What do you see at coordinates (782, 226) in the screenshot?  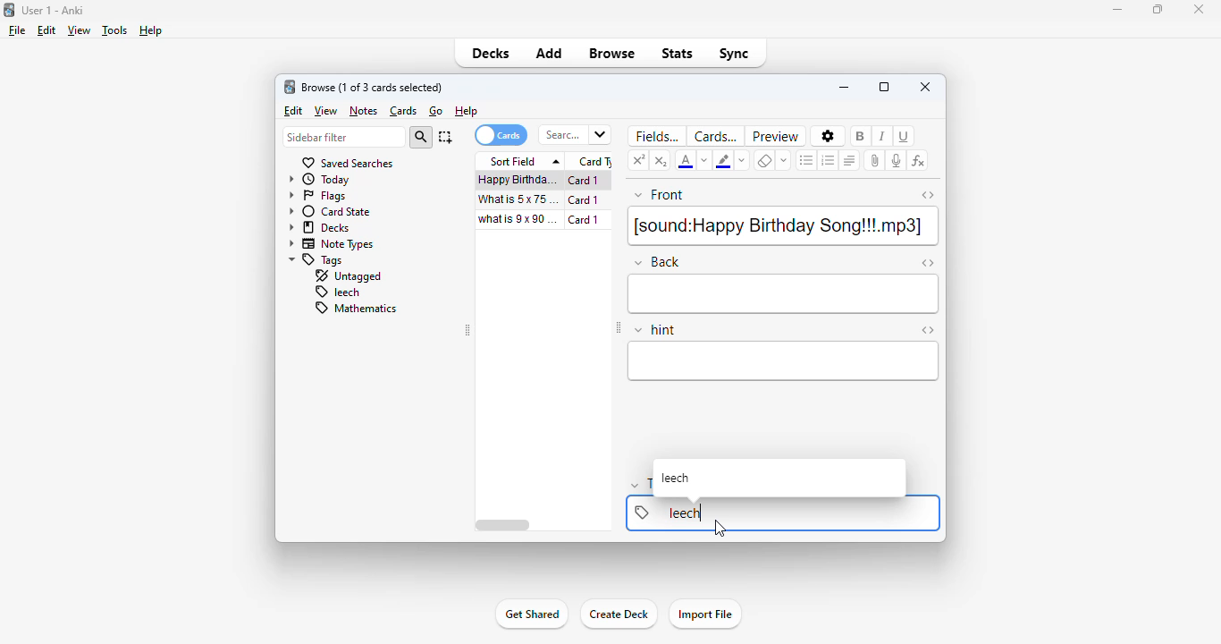 I see `[sound: Happy Birthday Song!!!.mp3}` at bounding box center [782, 226].